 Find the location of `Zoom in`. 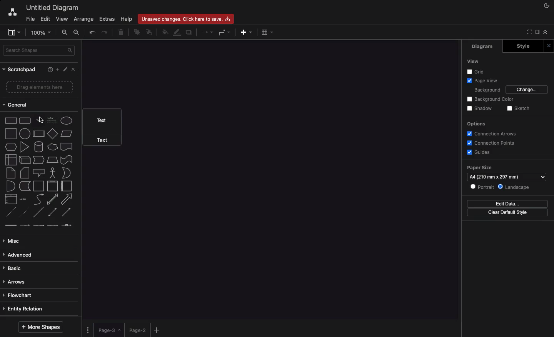

Zoom in is located at coordinates (65, 32).